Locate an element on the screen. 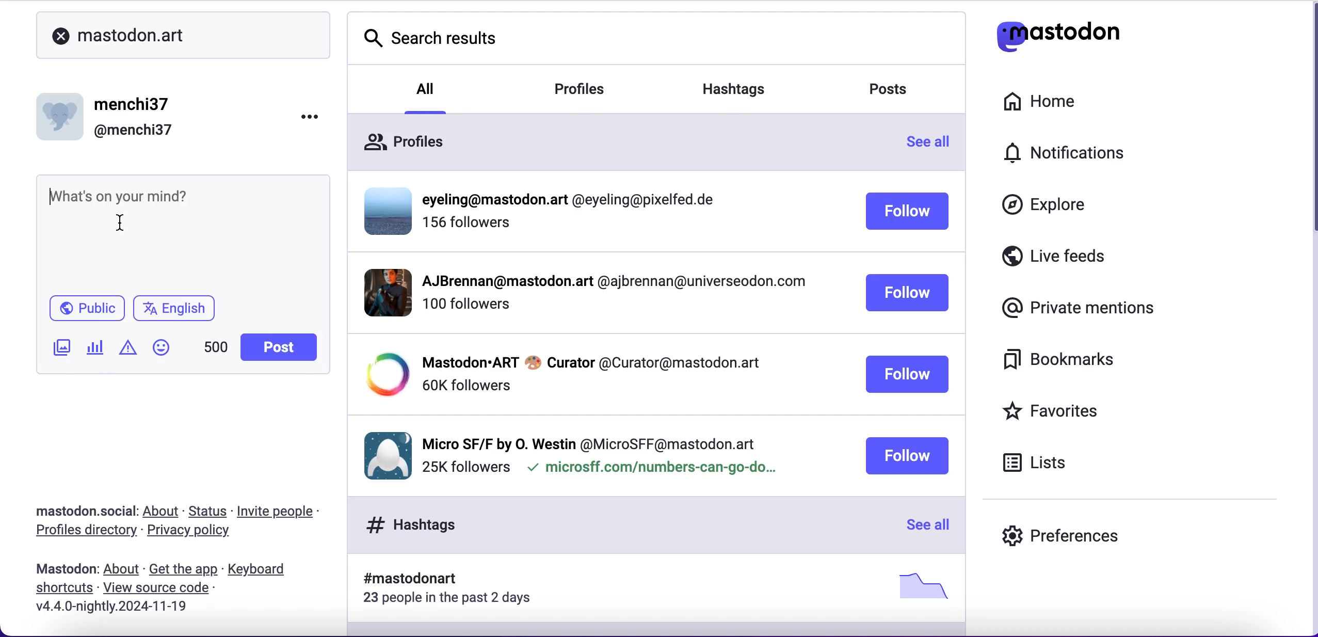  typing cursor is located at coordinates (55, 199).